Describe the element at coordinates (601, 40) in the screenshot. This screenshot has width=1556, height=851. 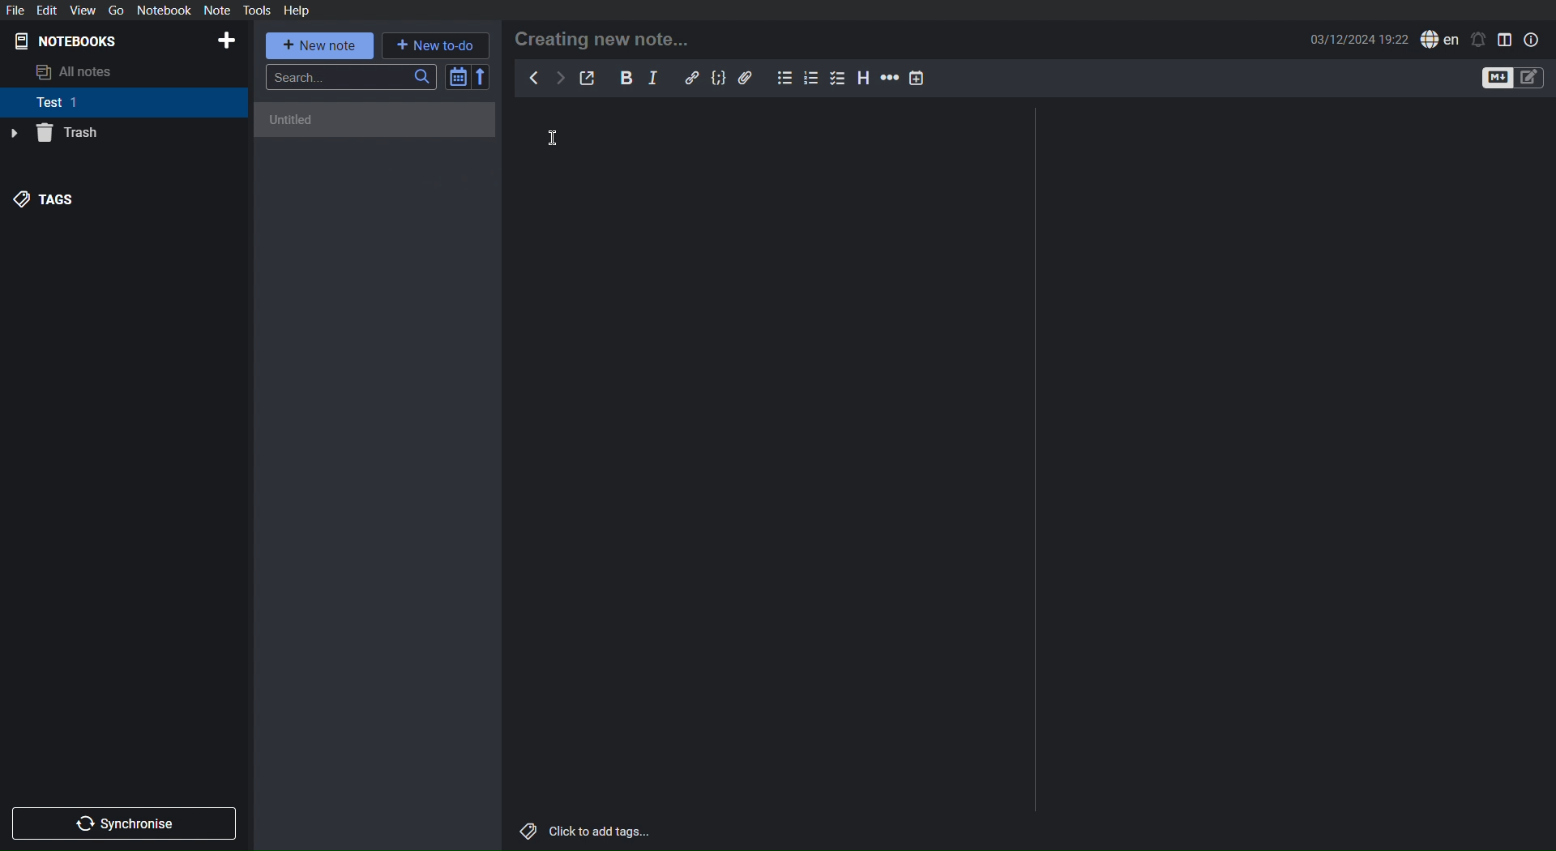
I see `Creating new note` at that location.